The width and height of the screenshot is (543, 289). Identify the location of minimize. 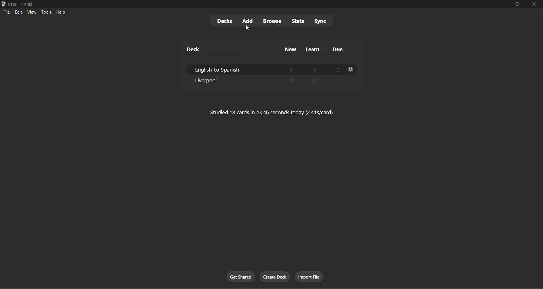
(500, 5).